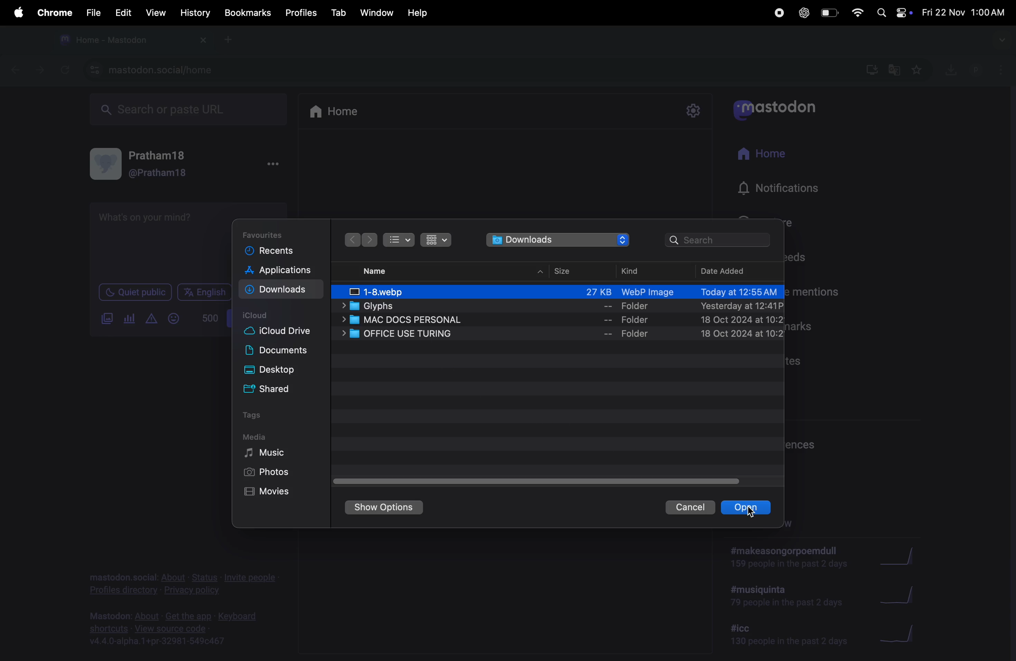  I want to click on date and time, so click(963, 10).